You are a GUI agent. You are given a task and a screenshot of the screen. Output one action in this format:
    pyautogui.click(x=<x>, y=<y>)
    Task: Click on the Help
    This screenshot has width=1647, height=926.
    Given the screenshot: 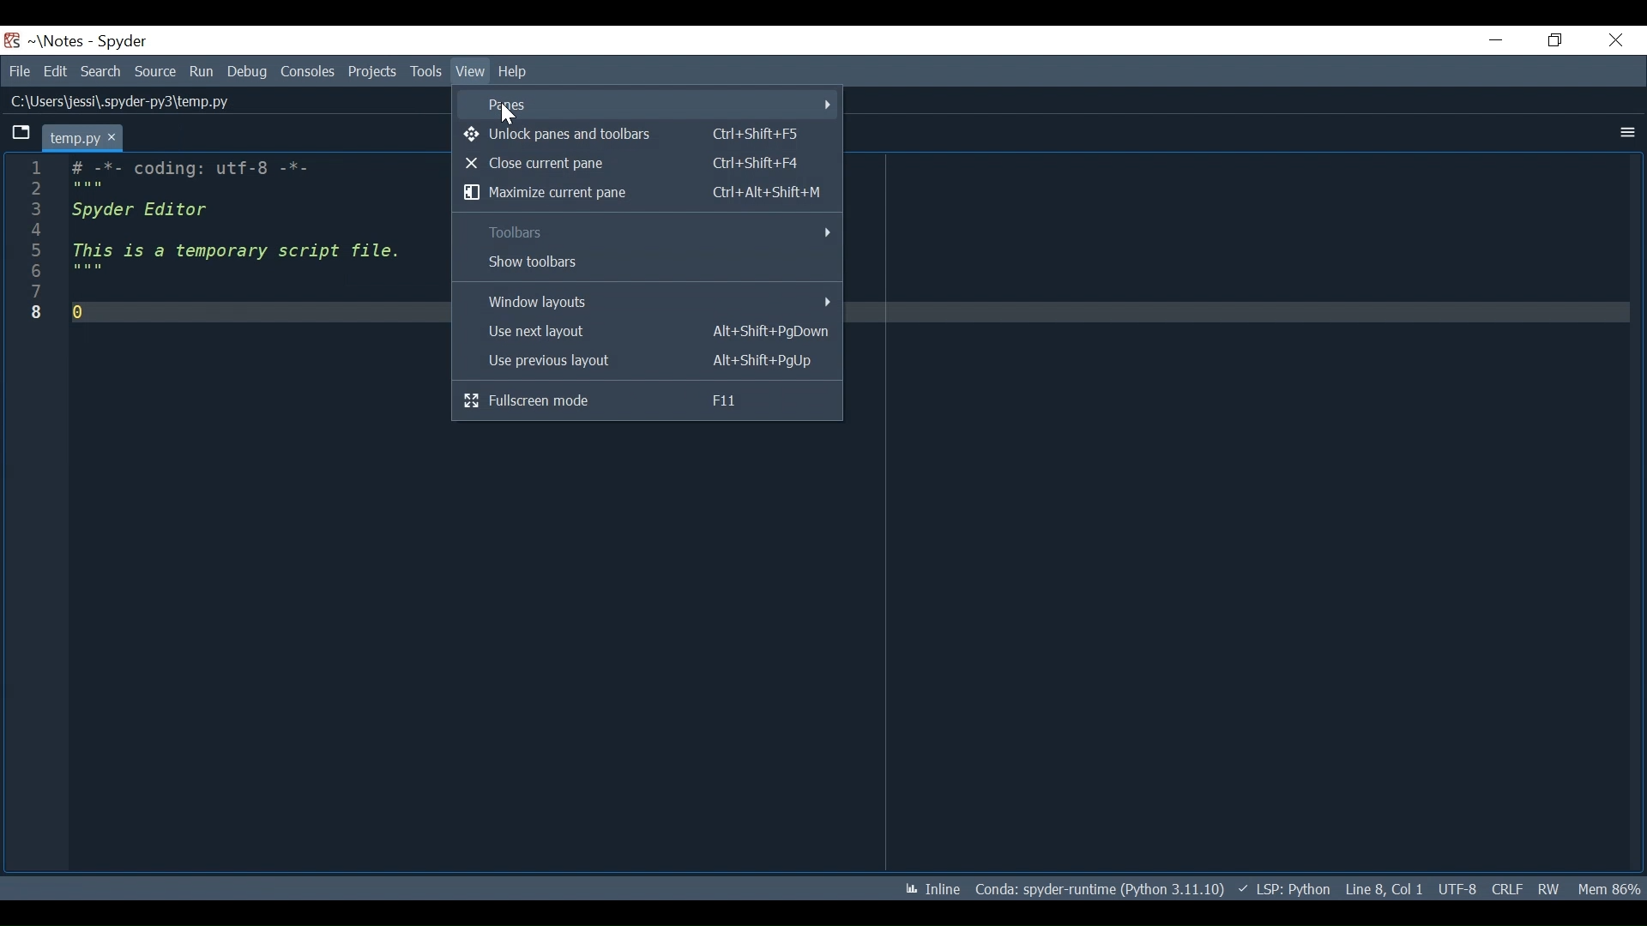 What is the action you would take?
    pyautogui.click(x=514, y=72)
    